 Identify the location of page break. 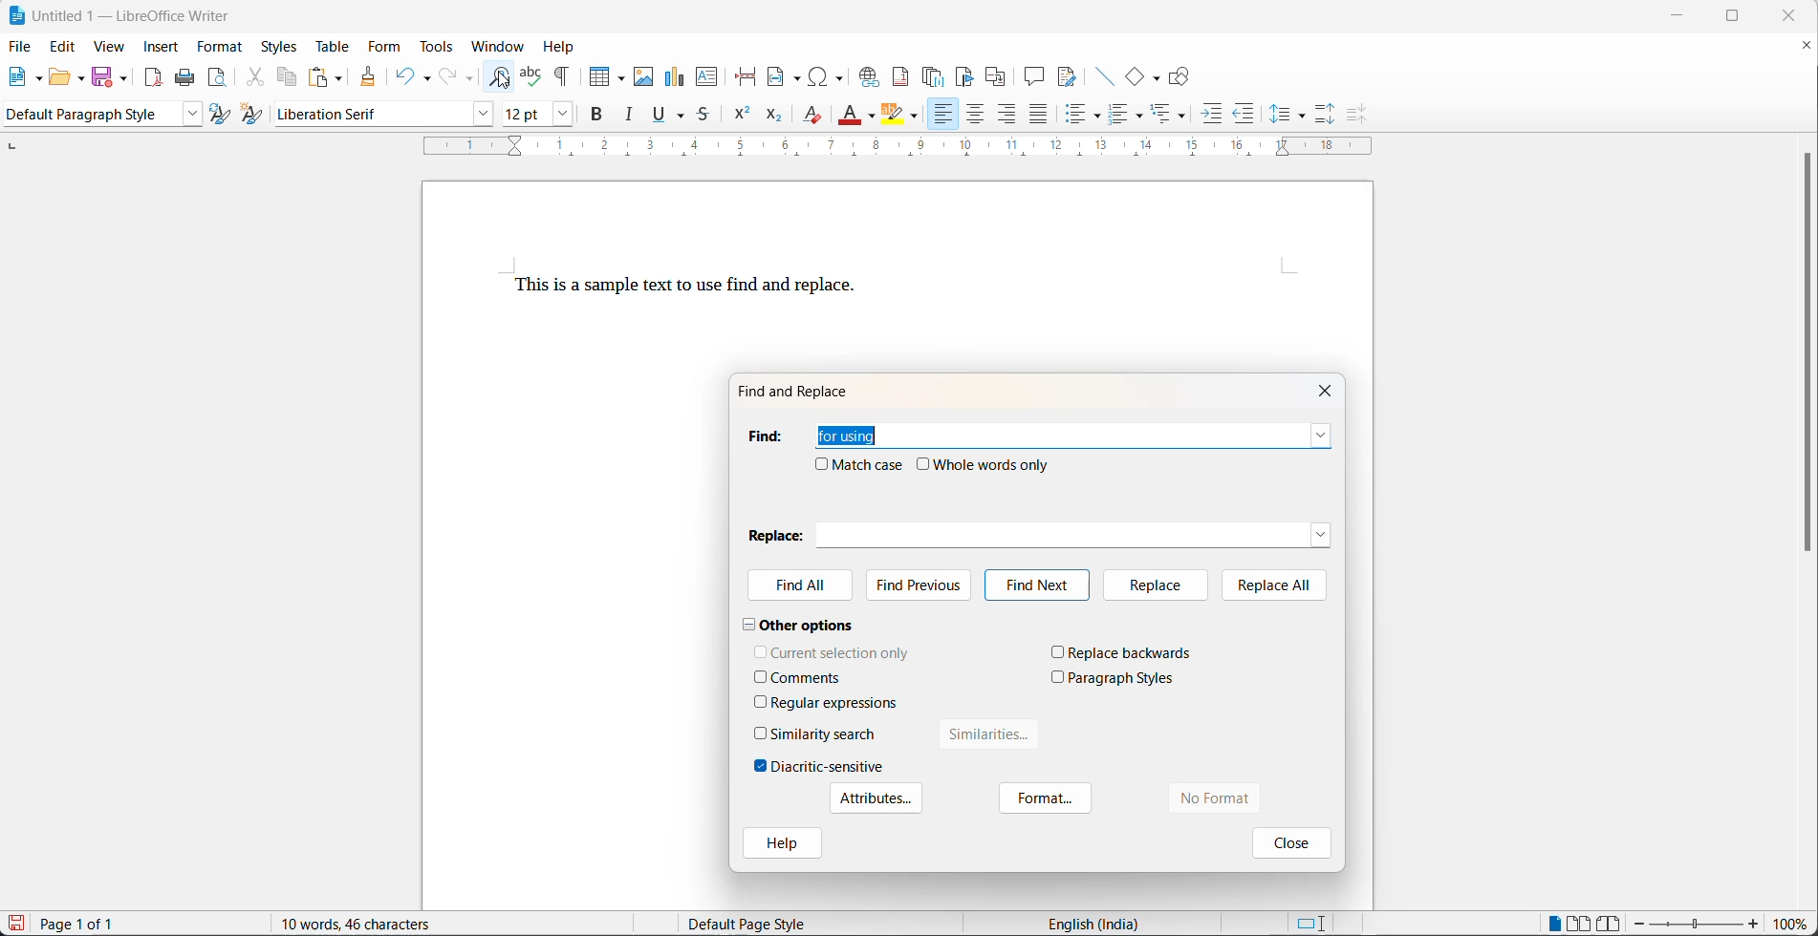
(747, 76).